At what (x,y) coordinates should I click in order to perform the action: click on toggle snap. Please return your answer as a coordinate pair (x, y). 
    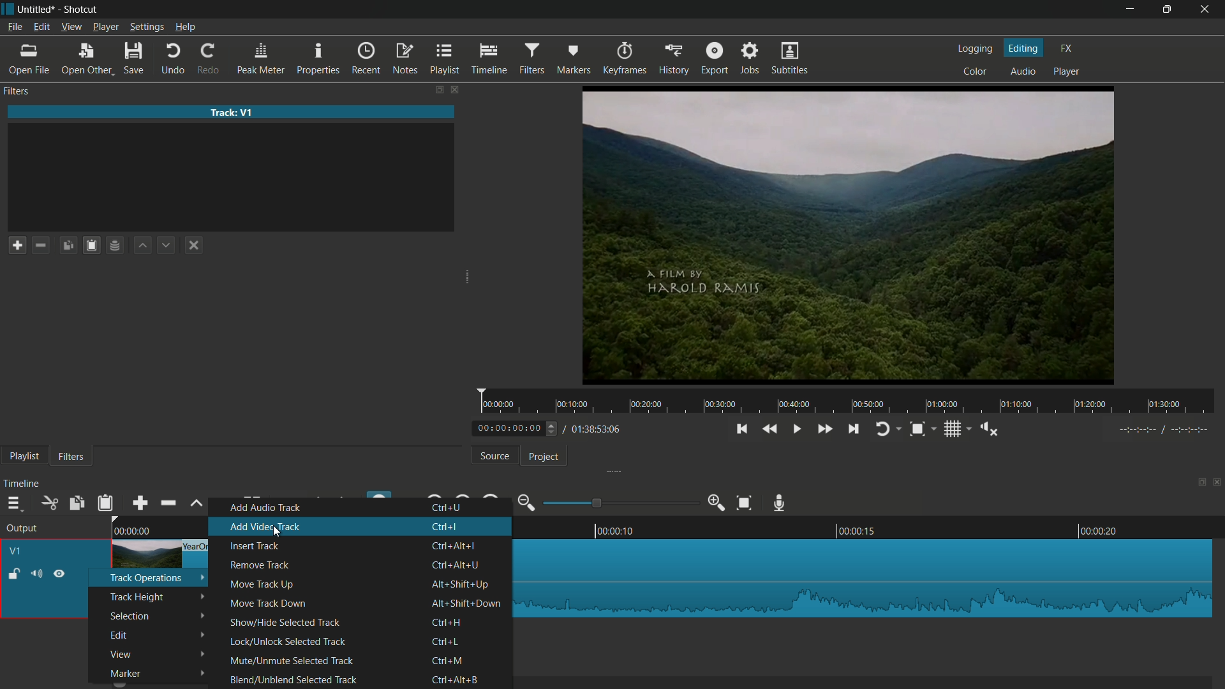
    Looking at the image, I should click on (917, 429).